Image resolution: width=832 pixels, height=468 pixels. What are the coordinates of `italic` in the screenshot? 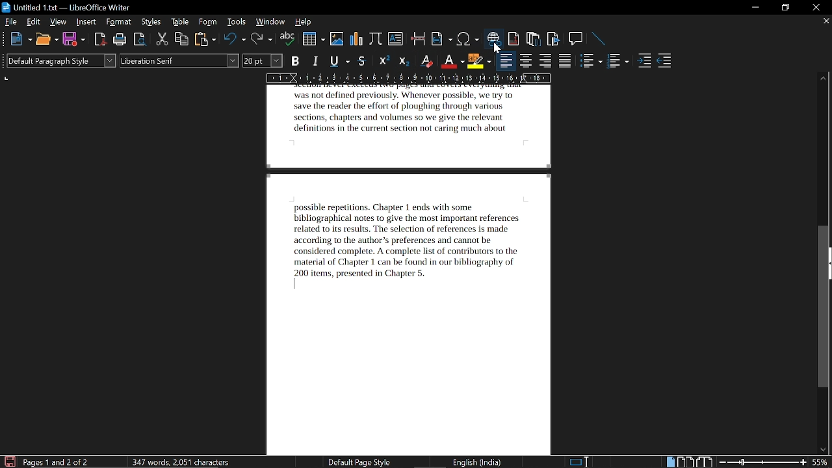 It's located at (317, 60).